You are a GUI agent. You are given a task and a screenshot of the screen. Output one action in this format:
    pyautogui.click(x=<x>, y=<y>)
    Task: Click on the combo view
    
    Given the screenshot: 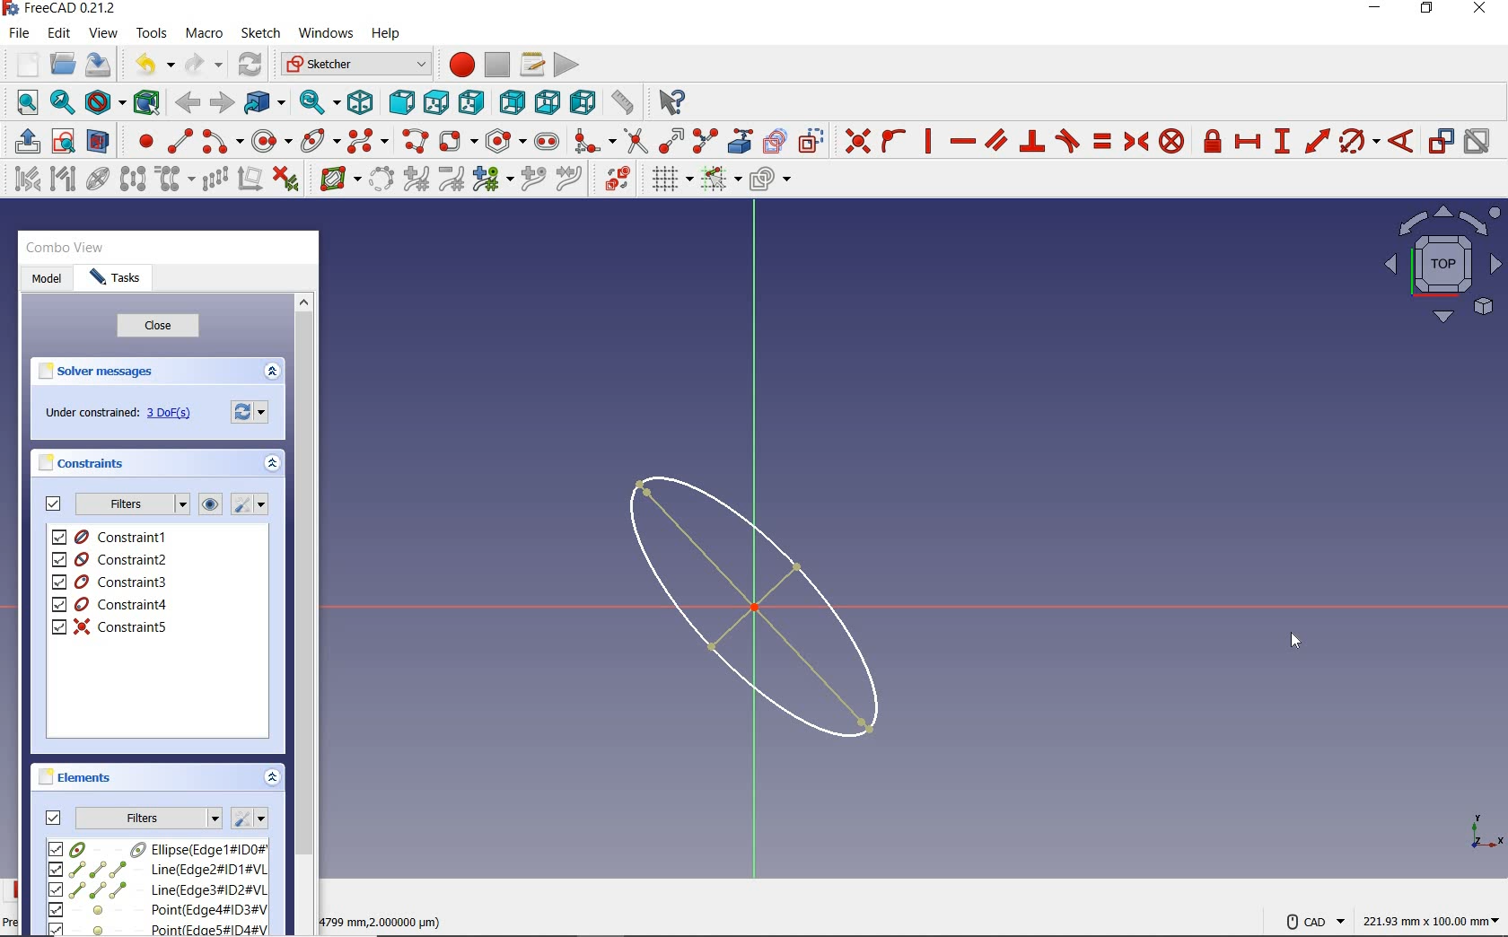 What is the action you would take?
    pyautogui.click(x=66, y=248)
    